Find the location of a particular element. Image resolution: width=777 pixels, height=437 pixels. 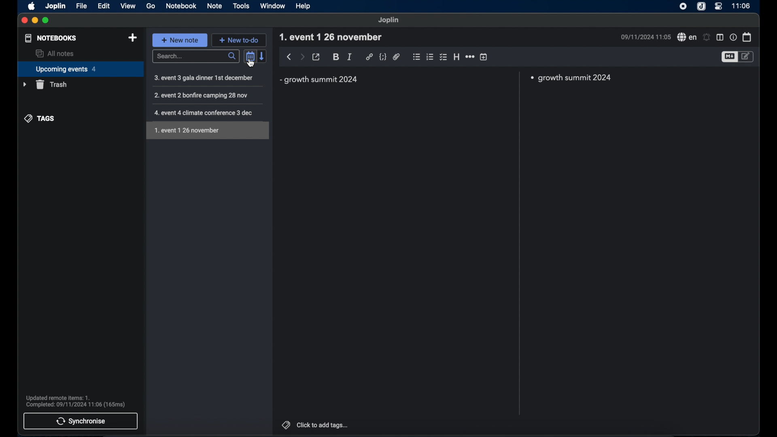

toggle editor  layout is located at coordinates (720, 38).